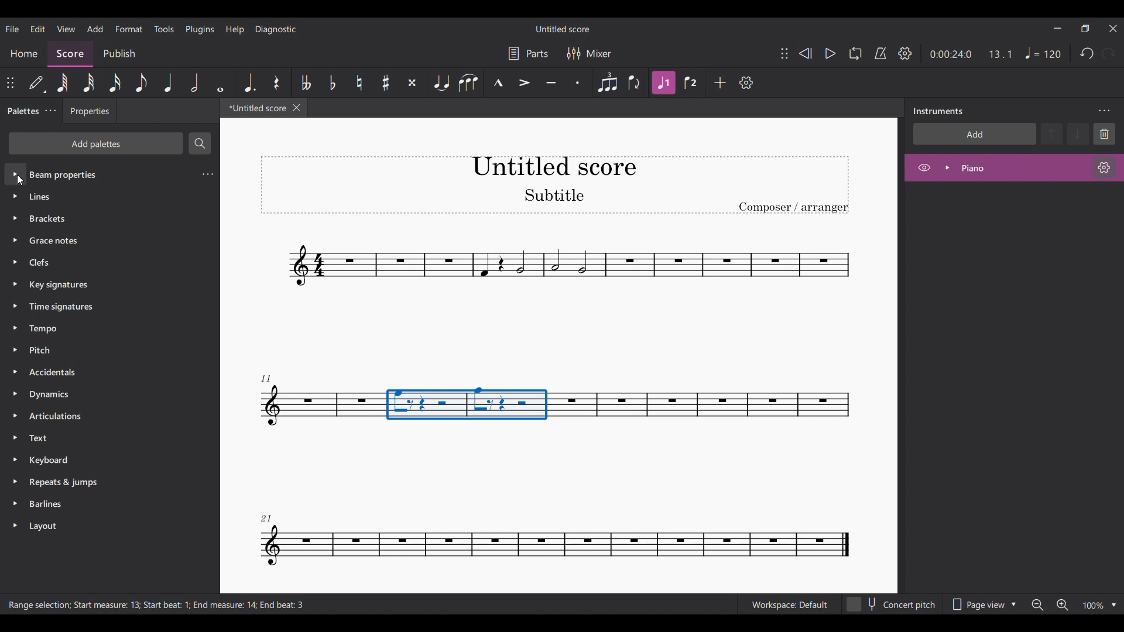 This screenshot has width=1124, height=632. Describe the element at coordinates (947, 167) in the screenshot. I see `Expand` at that location.